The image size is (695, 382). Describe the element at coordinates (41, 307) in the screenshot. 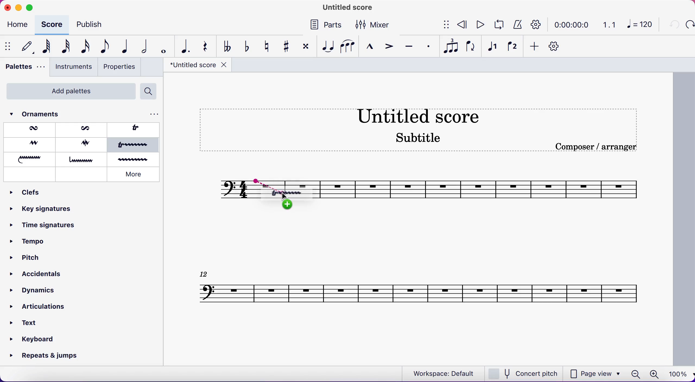

I see `articulations` at that location.